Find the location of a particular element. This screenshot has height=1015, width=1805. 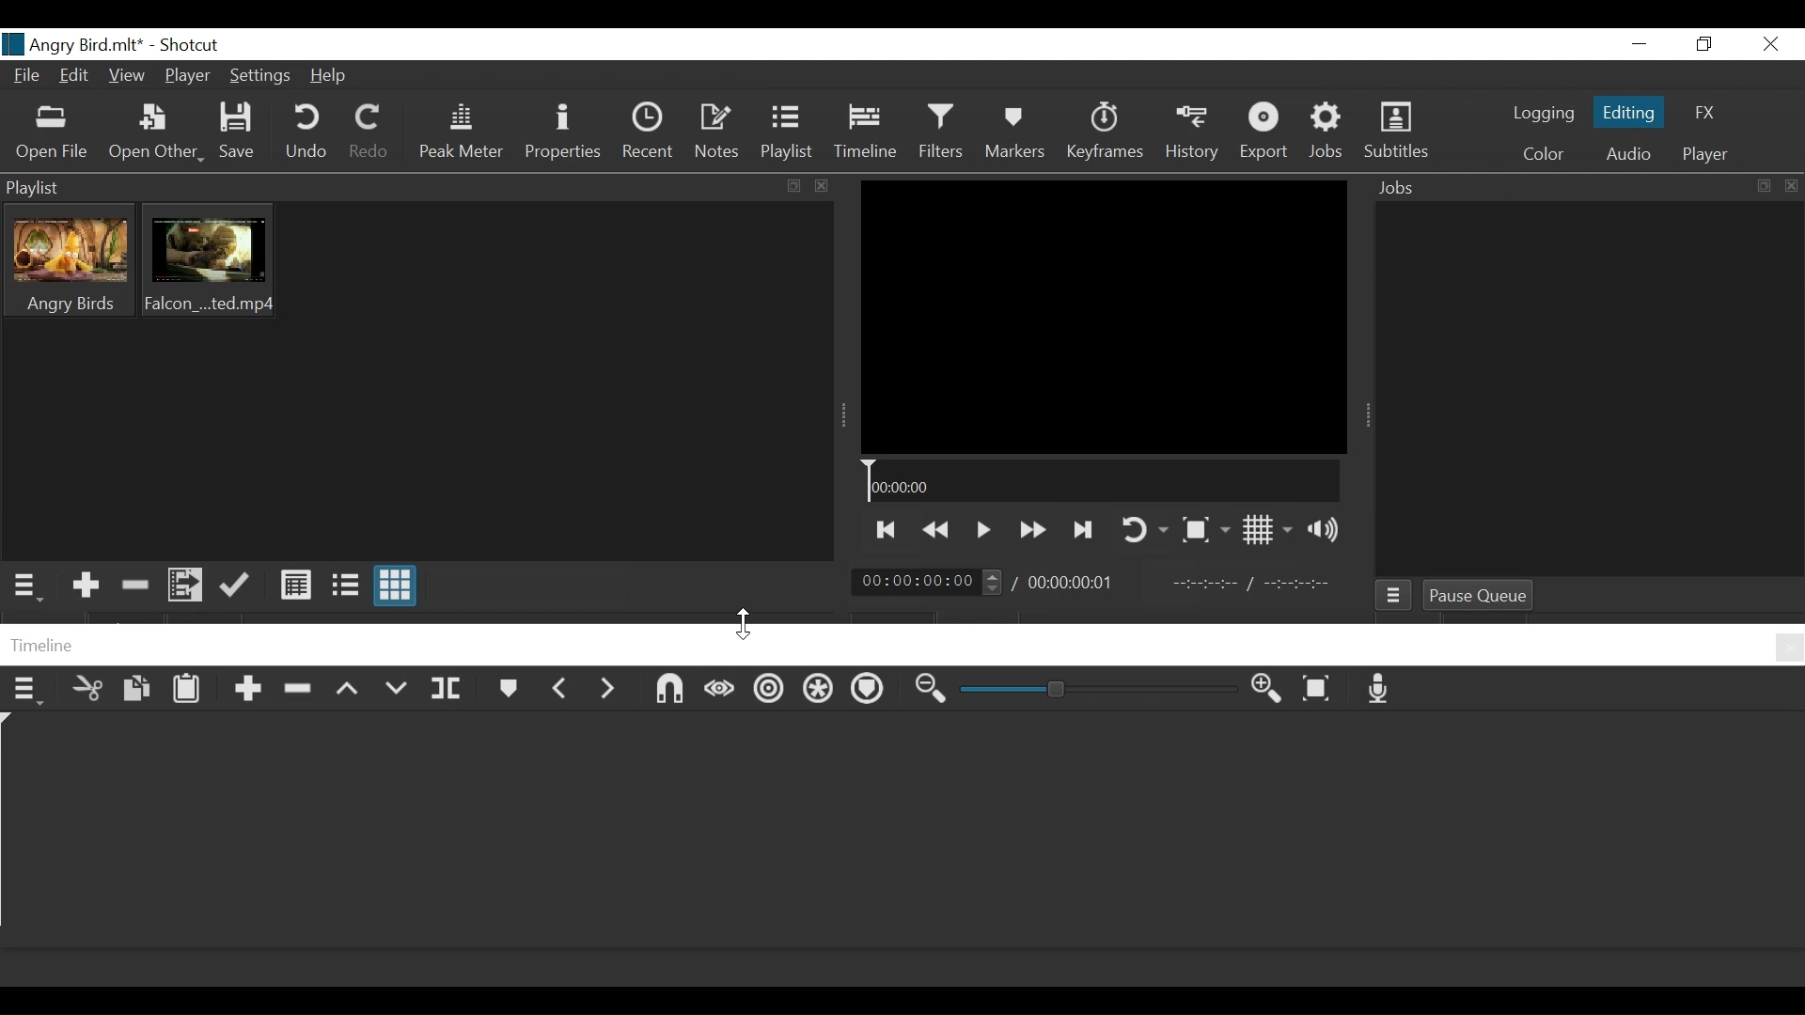

Copy is located at coordinates (138, 695).